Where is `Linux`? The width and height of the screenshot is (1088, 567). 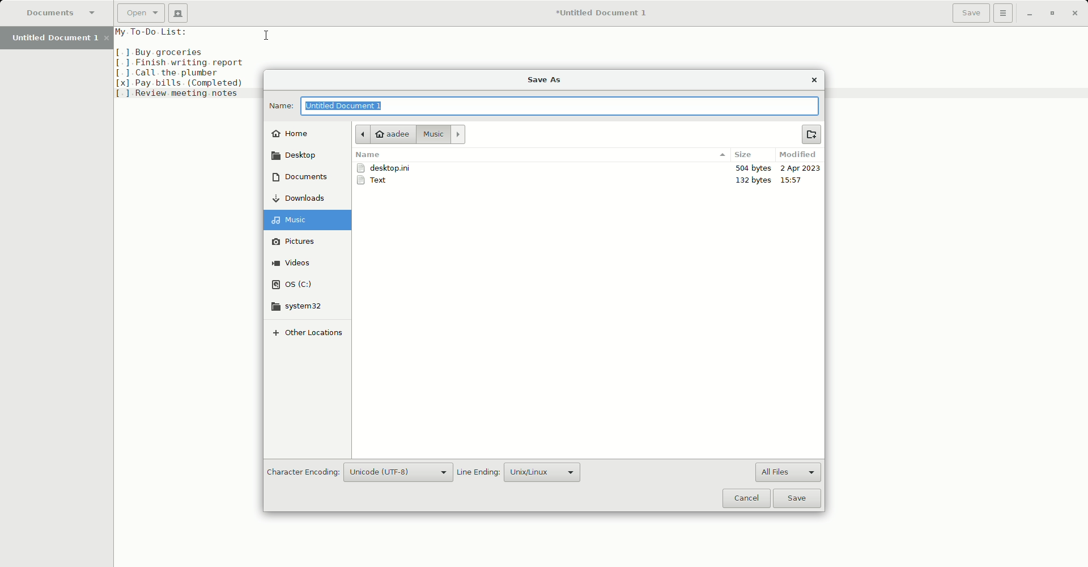 Linux is located at coordinates (541, 471).